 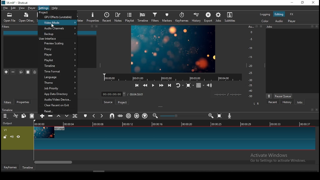 What do you see at coordinates (107, 17) in the screenshot?
I see `recent` at bounding box center [107, 17].